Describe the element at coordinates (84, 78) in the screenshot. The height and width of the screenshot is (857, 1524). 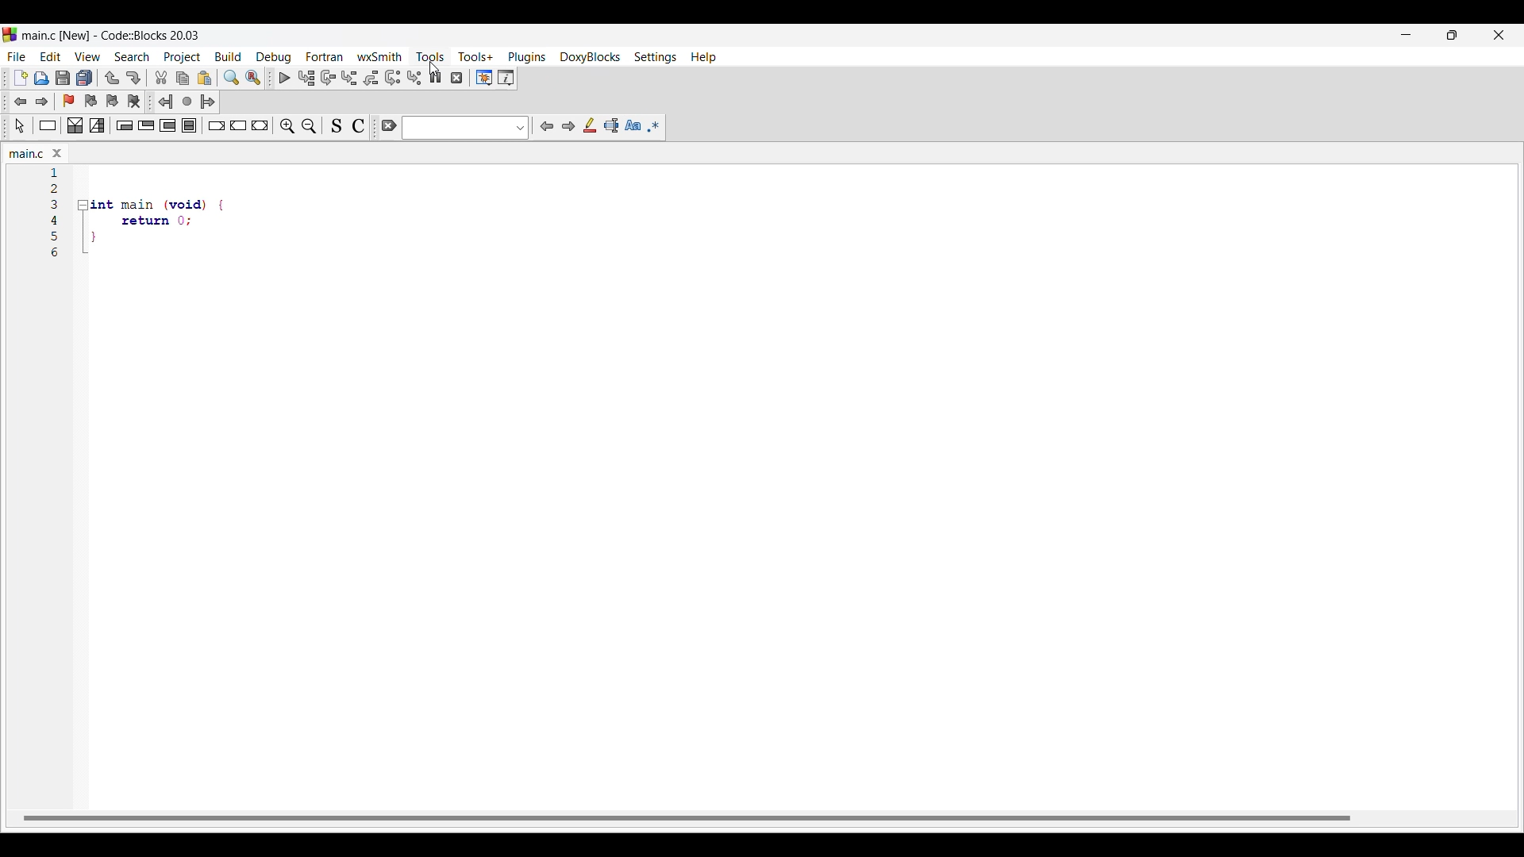
I see `Save everything` at that location.